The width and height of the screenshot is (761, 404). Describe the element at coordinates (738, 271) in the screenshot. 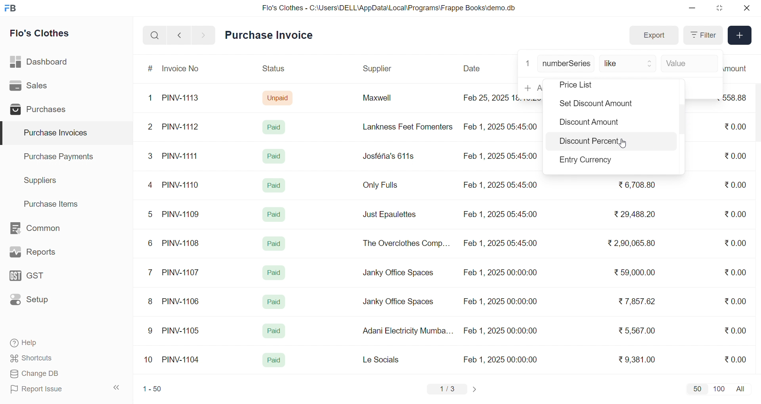

I see `₹0.00` at that location.